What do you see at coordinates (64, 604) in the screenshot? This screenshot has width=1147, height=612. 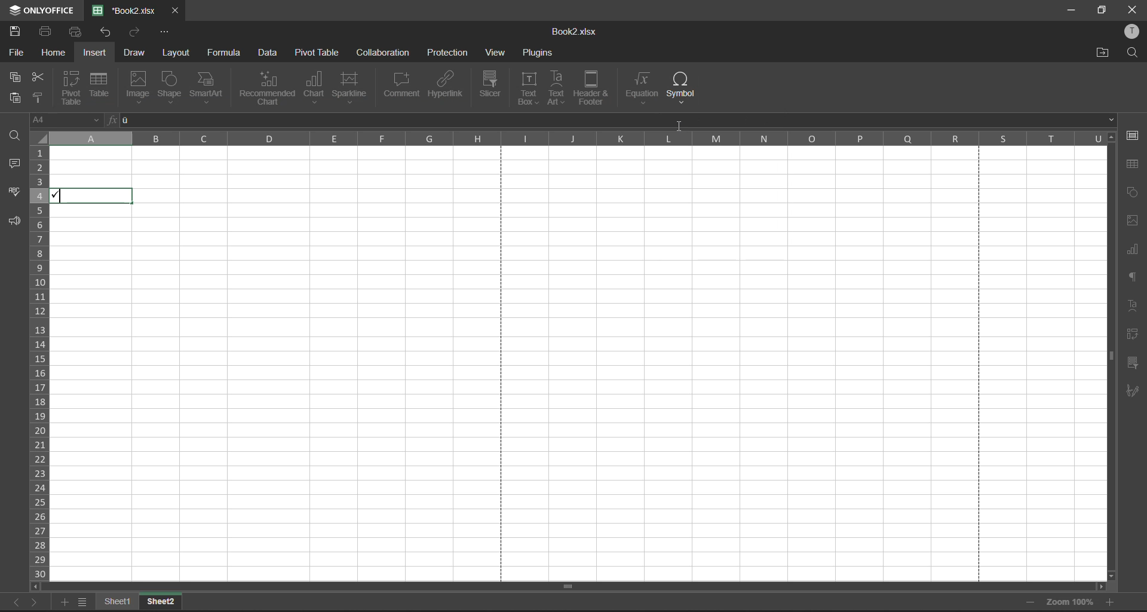 I see `add sheet ` at bounding box center [64, 604].